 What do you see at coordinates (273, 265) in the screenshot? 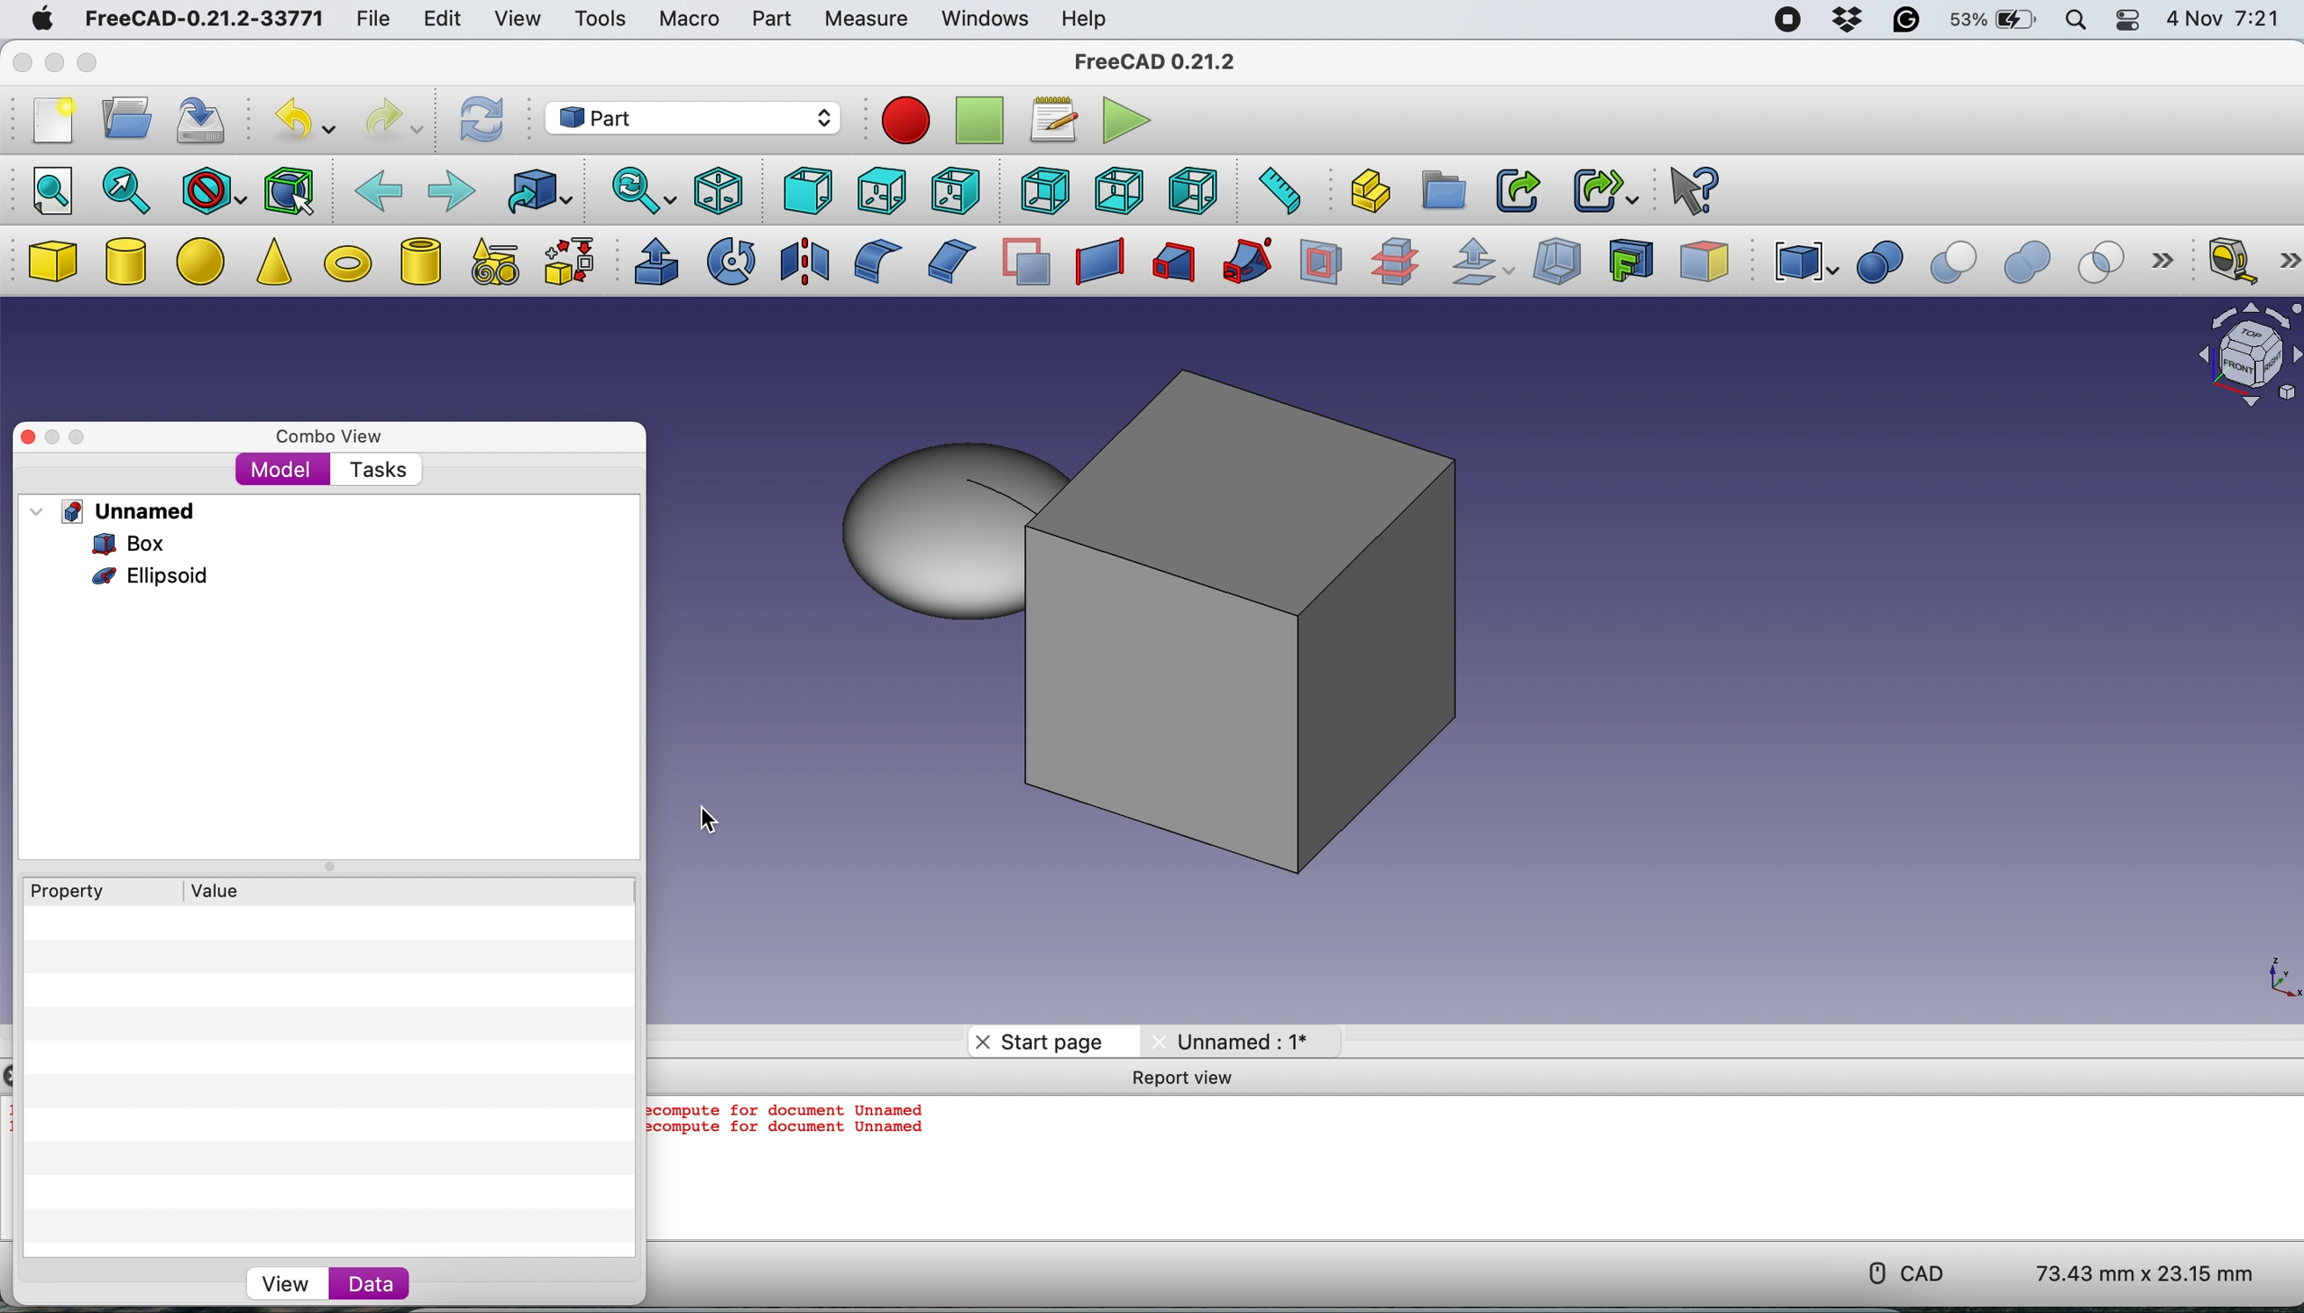
I see `cone` at bounding box center [273, 265].